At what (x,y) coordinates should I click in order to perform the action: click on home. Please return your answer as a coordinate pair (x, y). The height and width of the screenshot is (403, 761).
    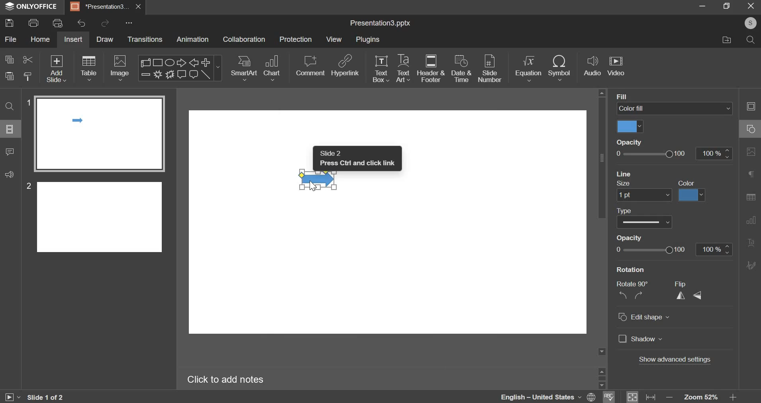
    Looking at the image, I should click on (41, 39).